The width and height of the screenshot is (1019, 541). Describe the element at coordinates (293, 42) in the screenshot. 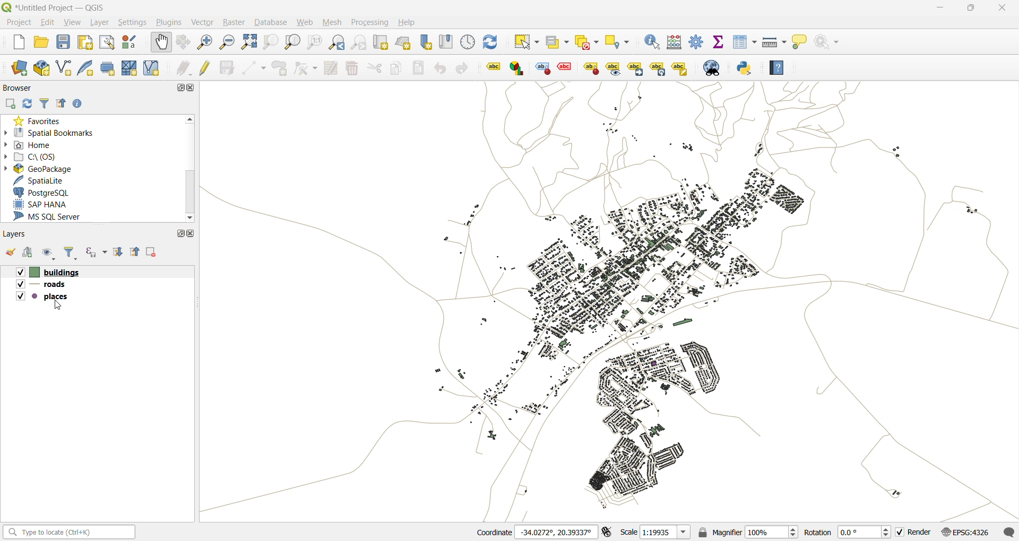

I see `zoom layer` at that location.